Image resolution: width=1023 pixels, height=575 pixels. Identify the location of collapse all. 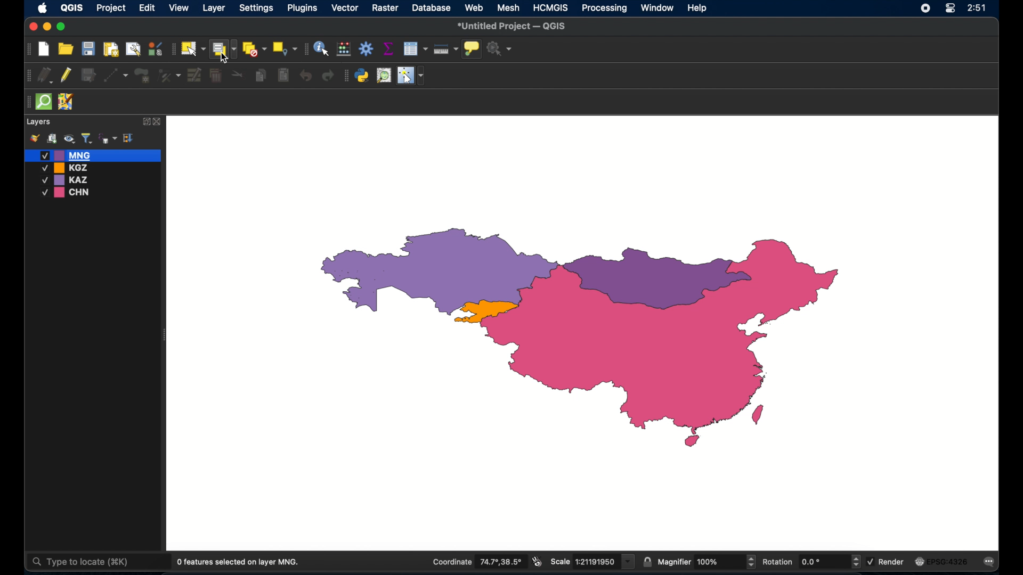
(129, 137).